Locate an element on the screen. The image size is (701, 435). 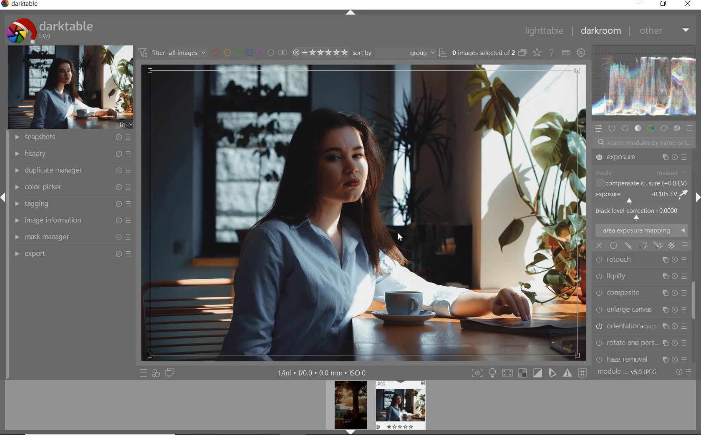
QUICK ACCESS FOR APPLYING ANY OF YOUR STYLES is located at coordinates (156, 373).